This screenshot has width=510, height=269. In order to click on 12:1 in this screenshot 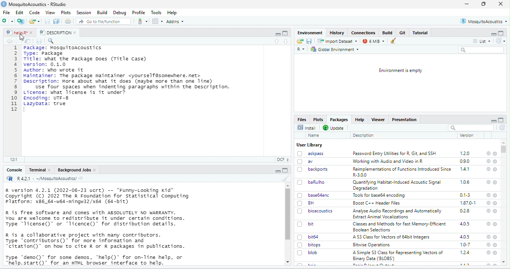, I will do `click(15, 159)`.